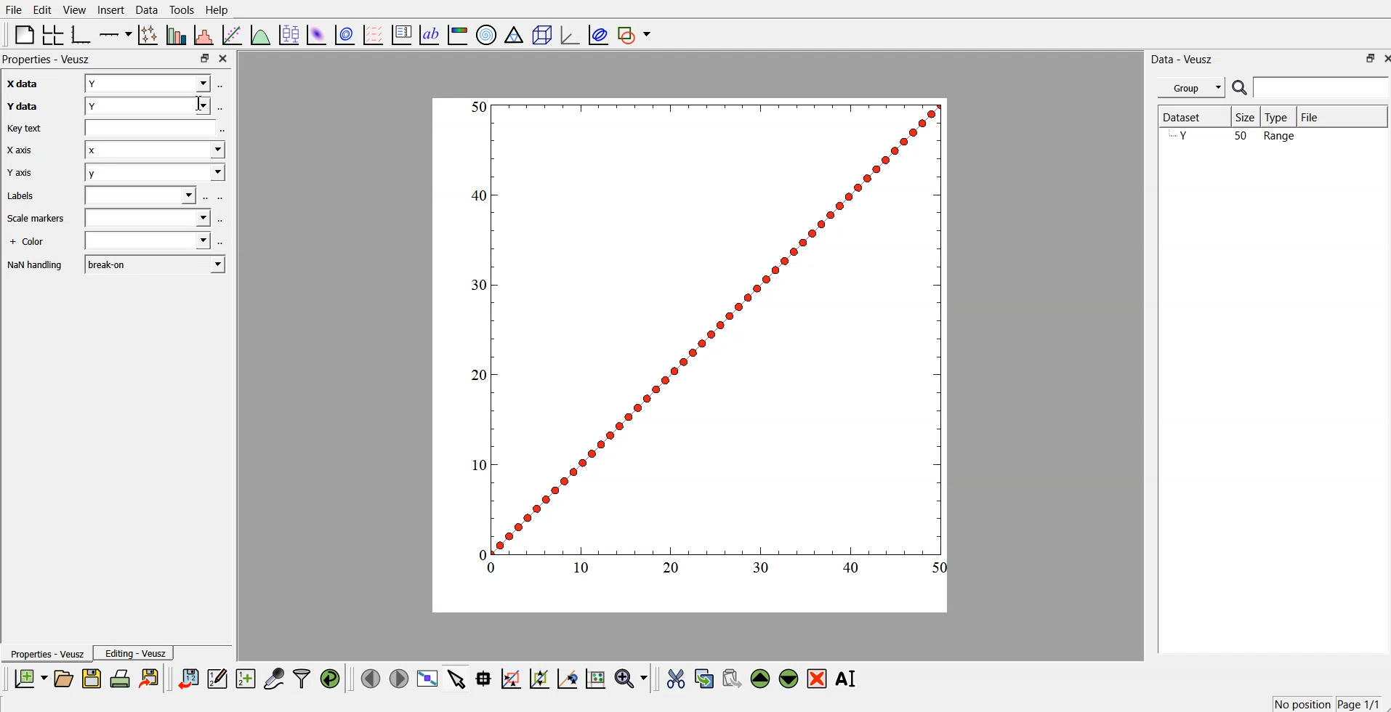  What do you see at coordinates (372, 33) in the screenshot?
I see `plot vector field` at bounding box center [372, 33].